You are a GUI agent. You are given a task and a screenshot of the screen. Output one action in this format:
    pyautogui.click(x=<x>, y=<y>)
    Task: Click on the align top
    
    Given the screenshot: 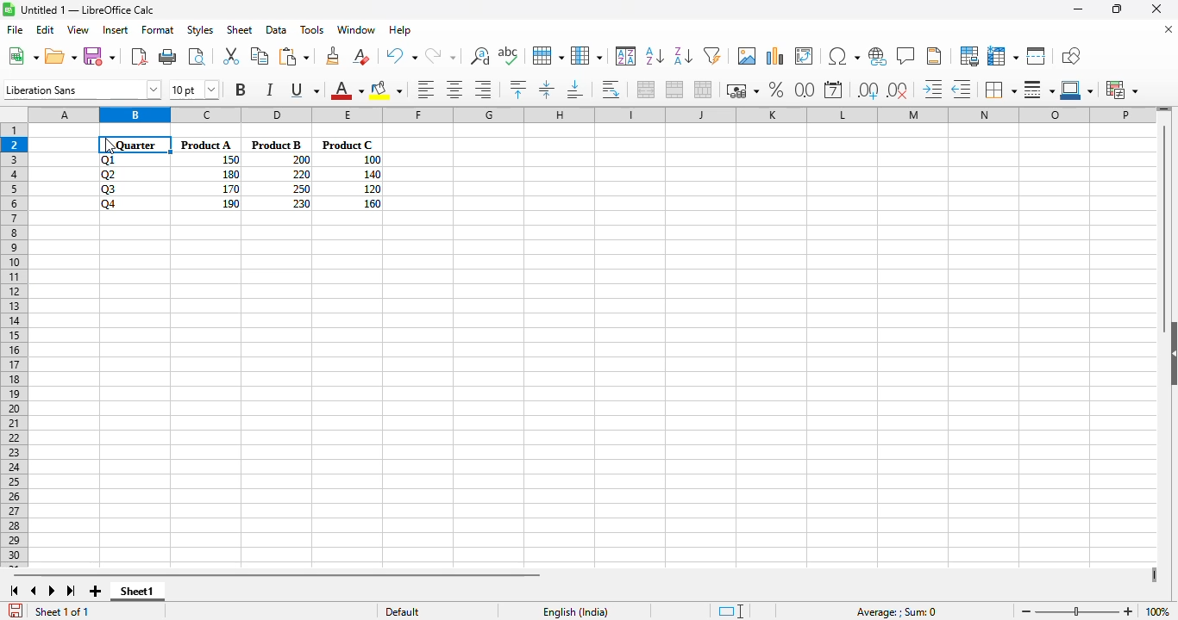 What is the action you would take?
    pyautogui.click(x=517, y=89)
    